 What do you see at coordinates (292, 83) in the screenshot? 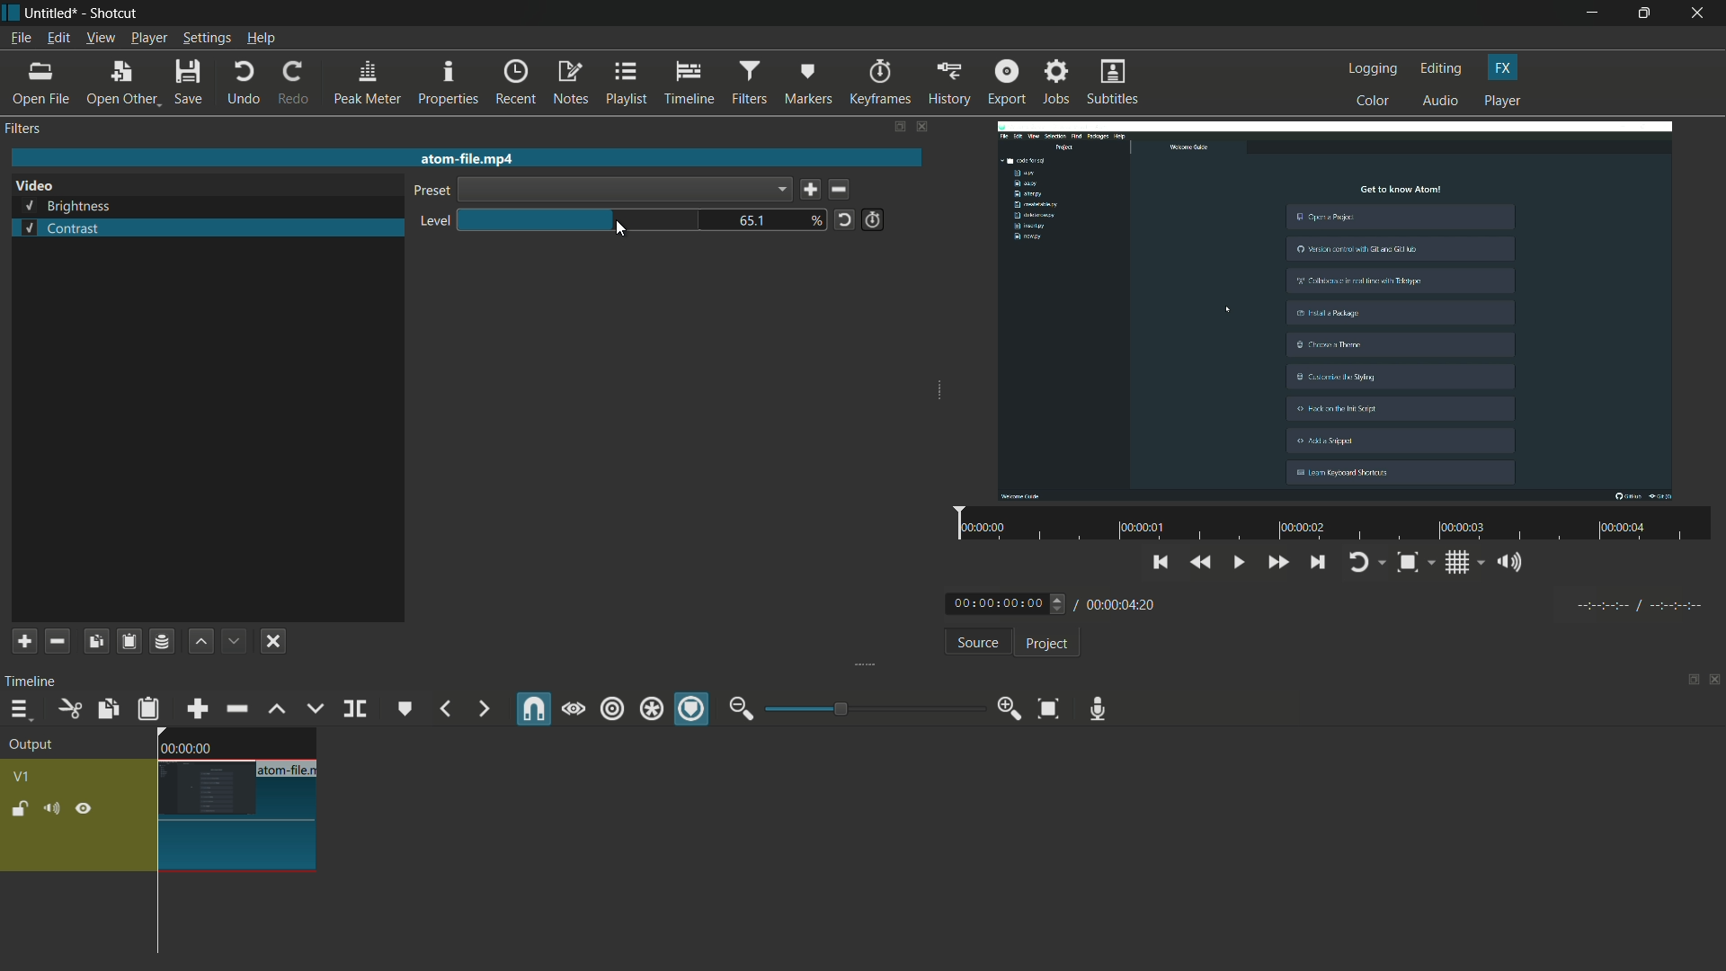
I see `redo` at bounding box center [292, 83].